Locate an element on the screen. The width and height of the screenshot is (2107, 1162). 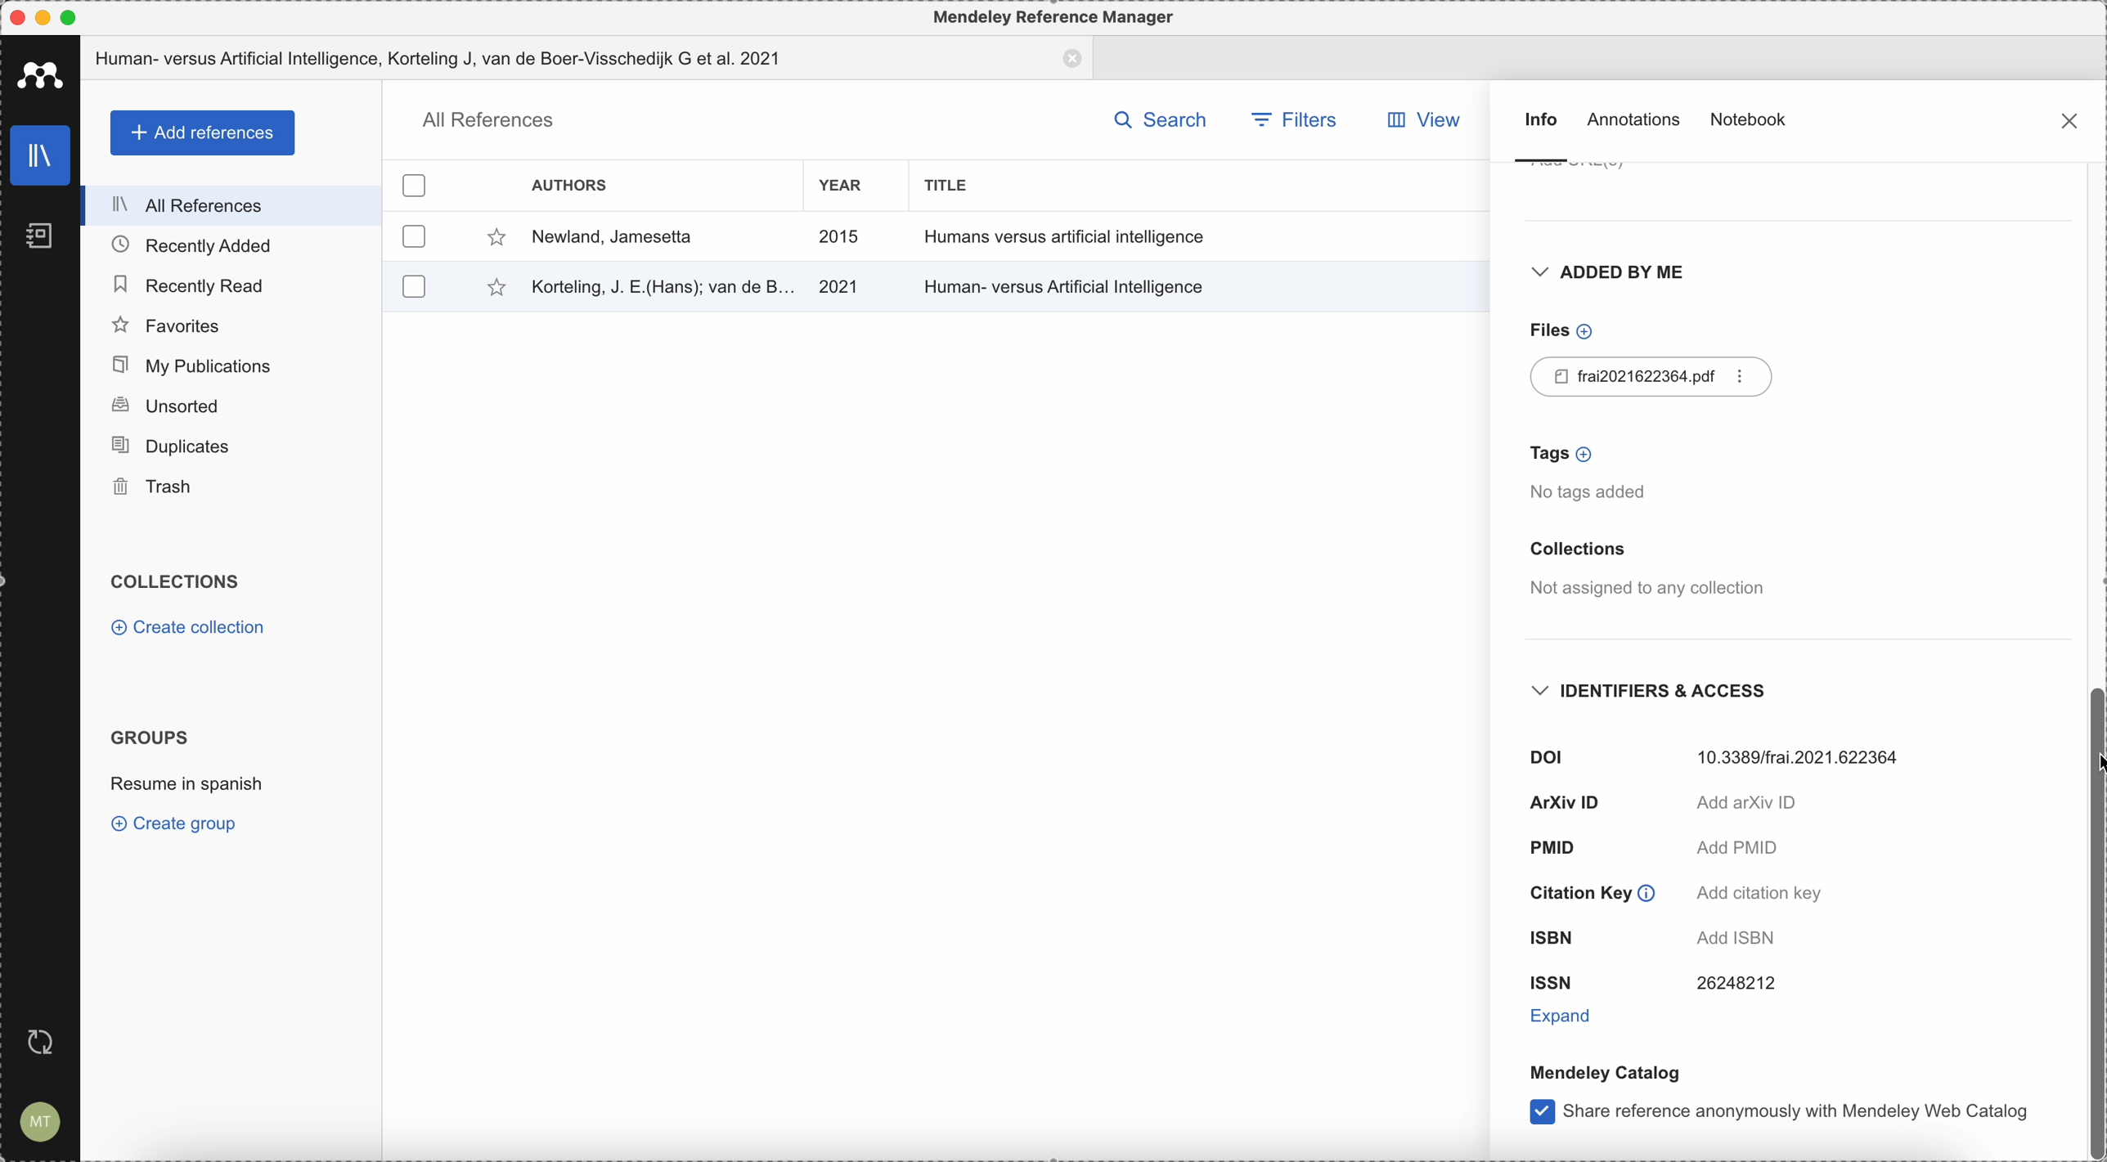
all references is located at coordinates (232, 205).